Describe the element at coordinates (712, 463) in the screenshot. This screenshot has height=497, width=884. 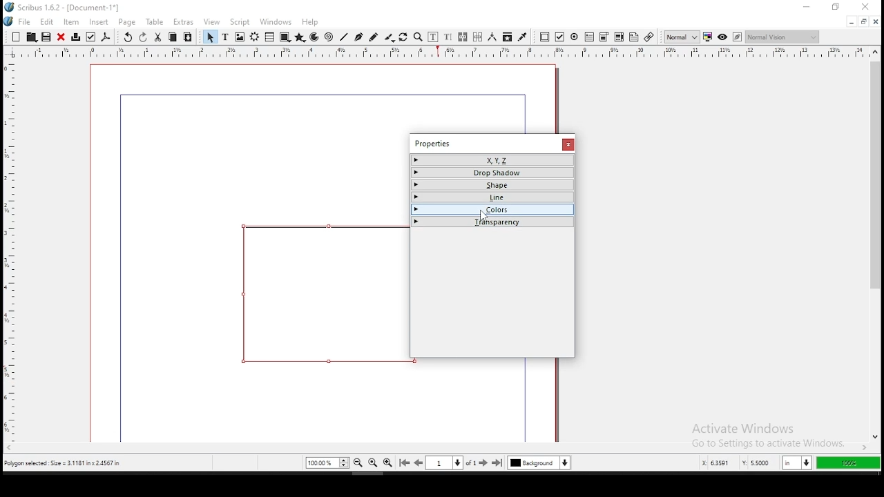
I see `x: 5.2253` at that location.